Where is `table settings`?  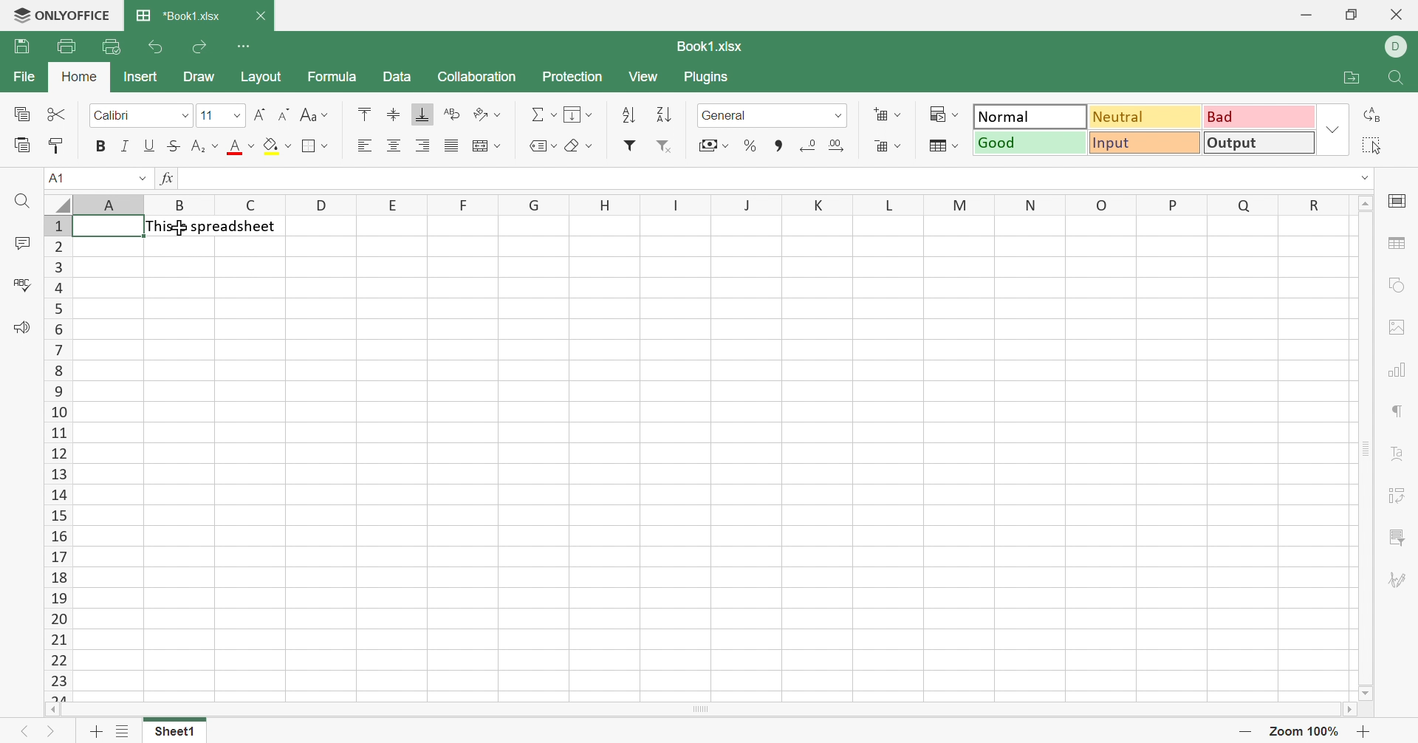 table settings is located at coordinates (1400, 245).